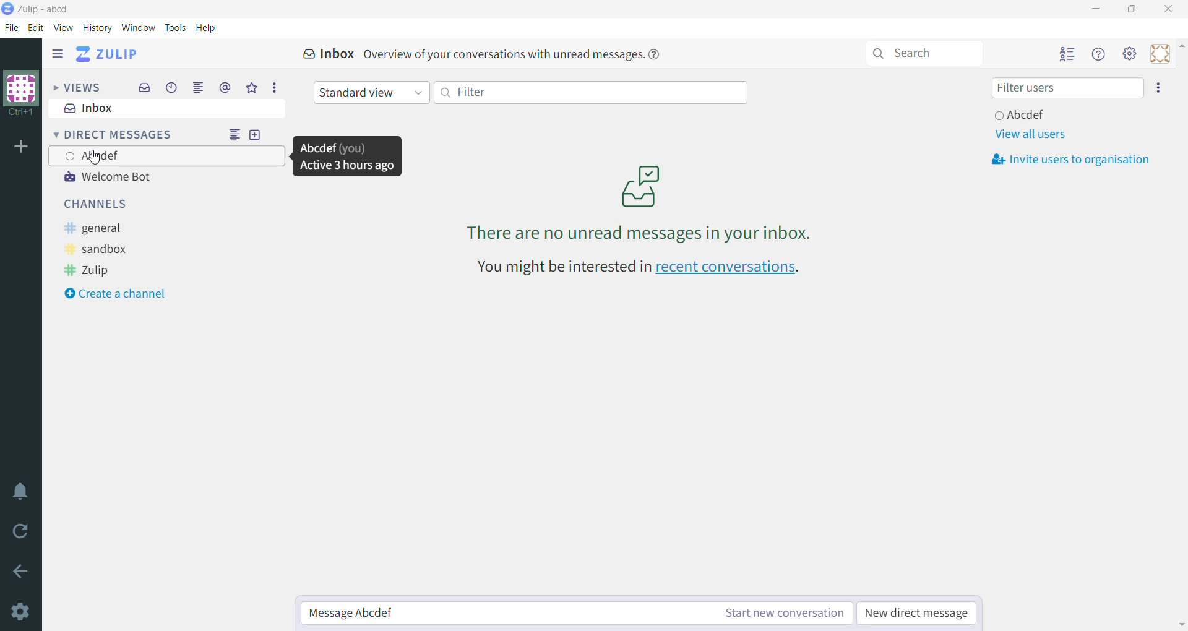 This screenshot has width=1188, height=631. Describe the element at coordinates (924, 54) in the screenshot. I see `Search` at that location.